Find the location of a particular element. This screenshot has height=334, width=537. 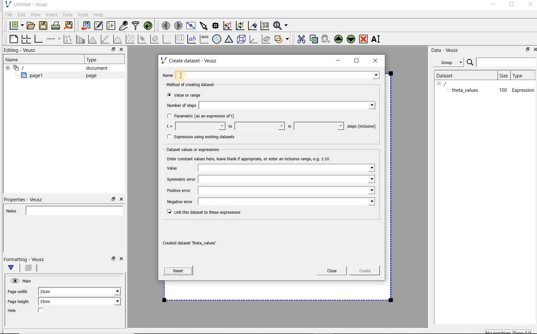

Type is located at coordinates (522, 75).